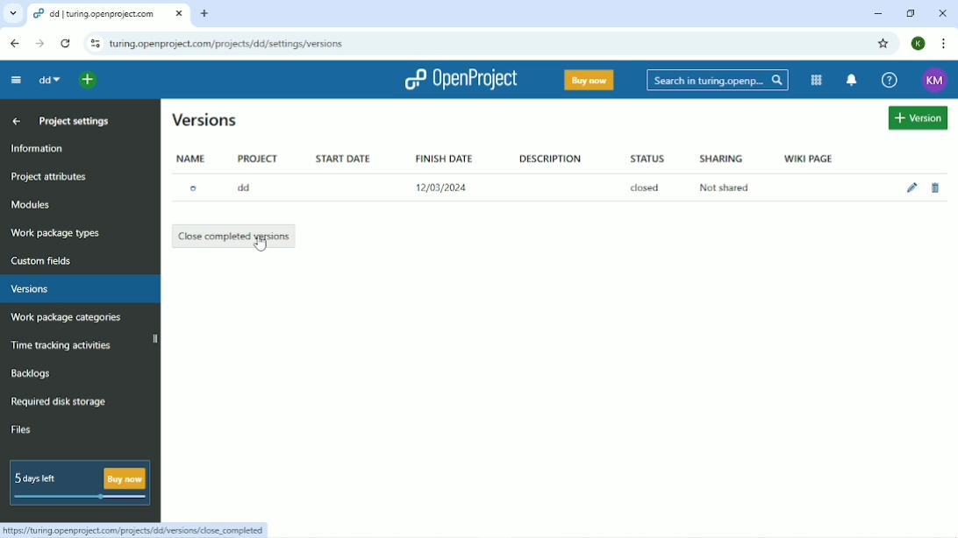 This screenshot has height=538, width=958. I want to click on reload, so click(92, 44).